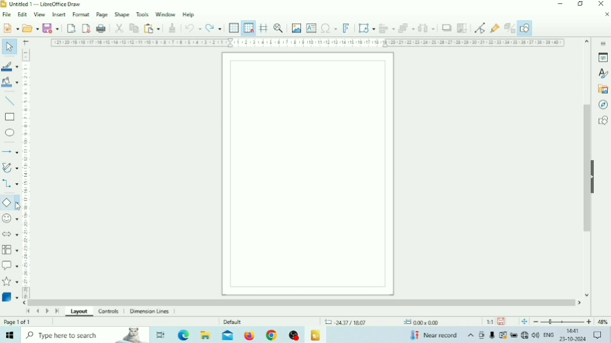 Image resolution: width=611 pixels, height=343 pixels. What do you see at coordinates (233, 322) in the screenshot?
I see `Default` at bounding box center [233, 322].